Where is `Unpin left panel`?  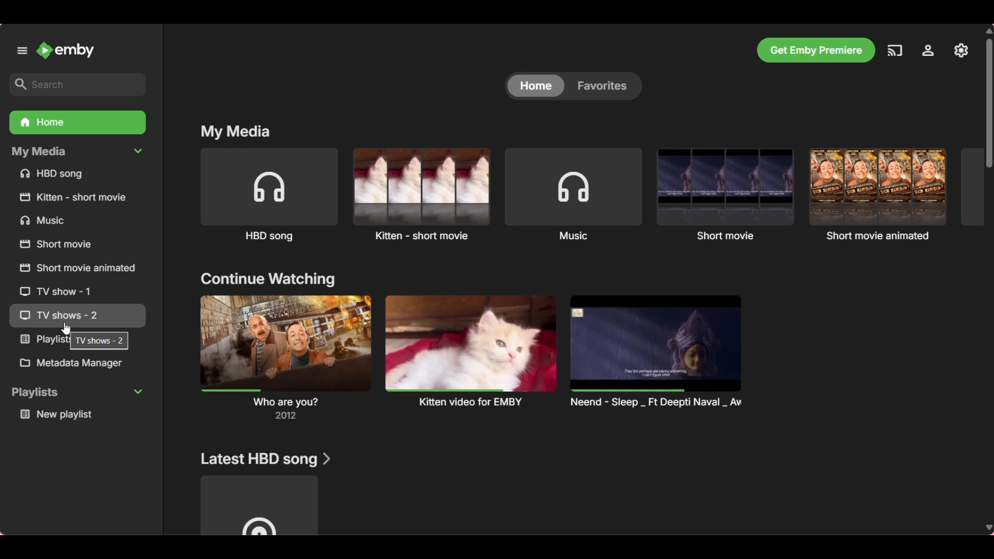 Unpin left panel is located at coordinates (22, 51).